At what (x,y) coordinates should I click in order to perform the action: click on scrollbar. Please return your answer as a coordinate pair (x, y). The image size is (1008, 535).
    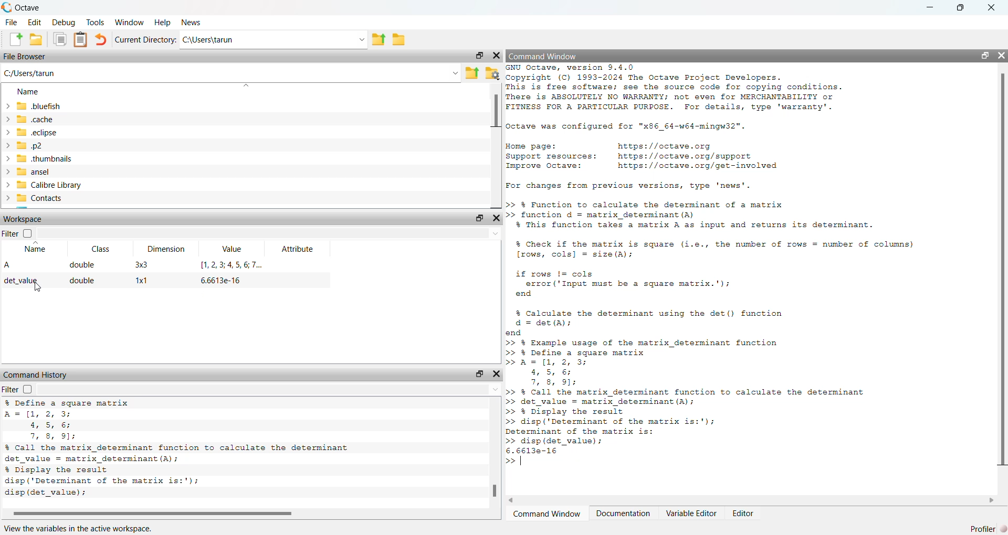
    Looking at the image, I should click on (494, 144).